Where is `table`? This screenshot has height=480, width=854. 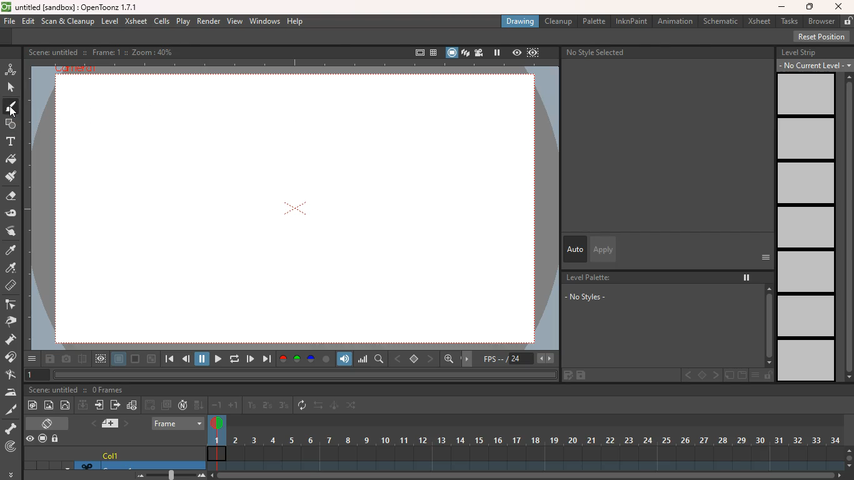 table is located at coordinates (433, 52).